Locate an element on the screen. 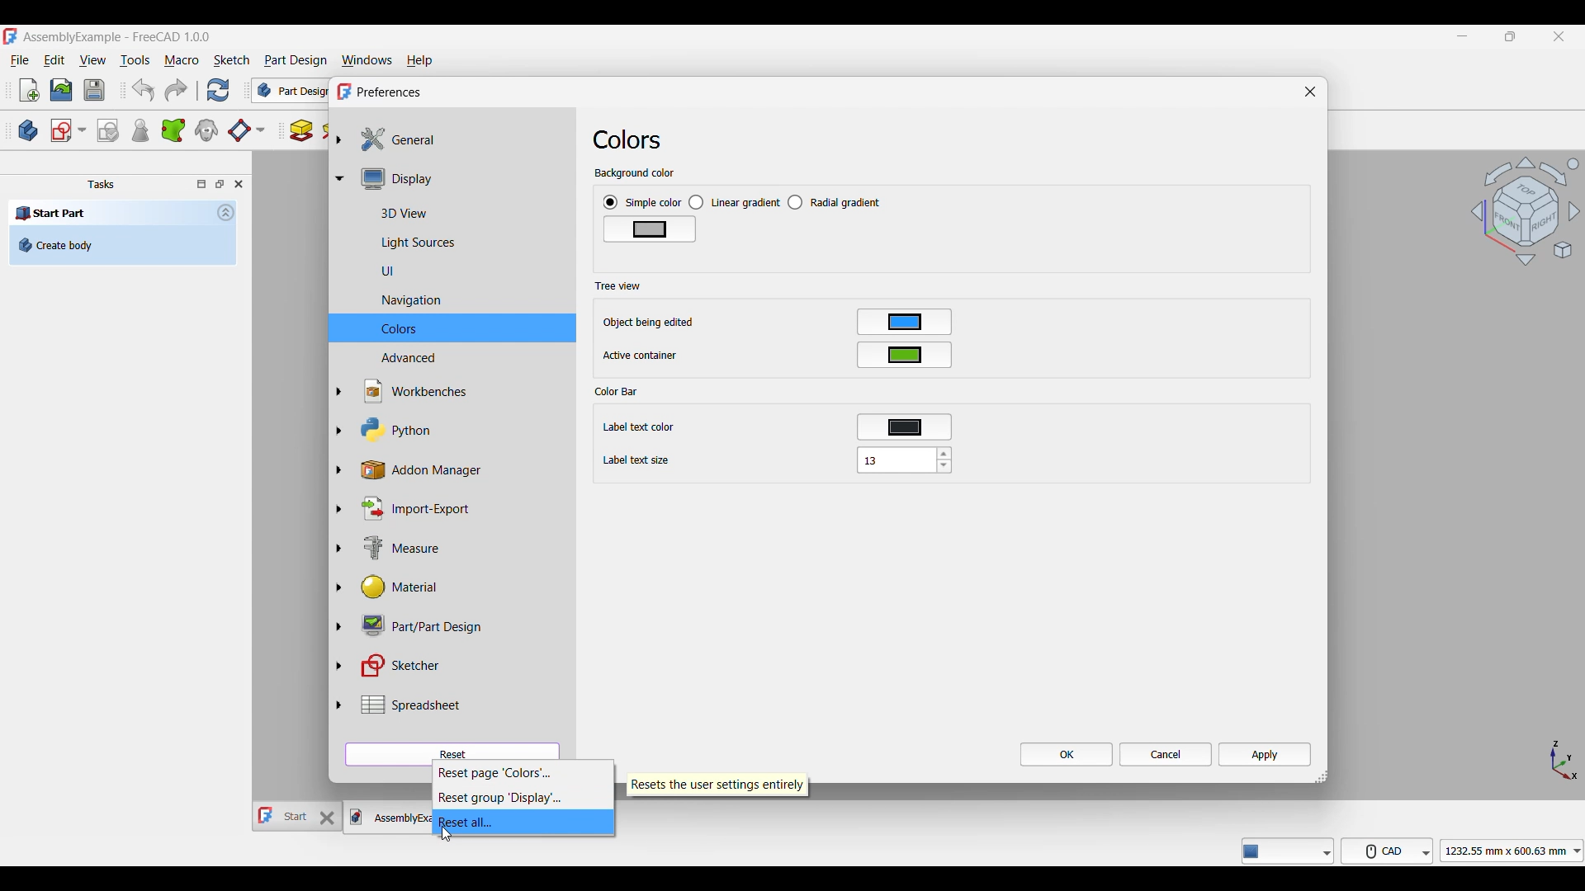 The image size is (1585, 891). Cancel is located at coordinates (1166, 754).